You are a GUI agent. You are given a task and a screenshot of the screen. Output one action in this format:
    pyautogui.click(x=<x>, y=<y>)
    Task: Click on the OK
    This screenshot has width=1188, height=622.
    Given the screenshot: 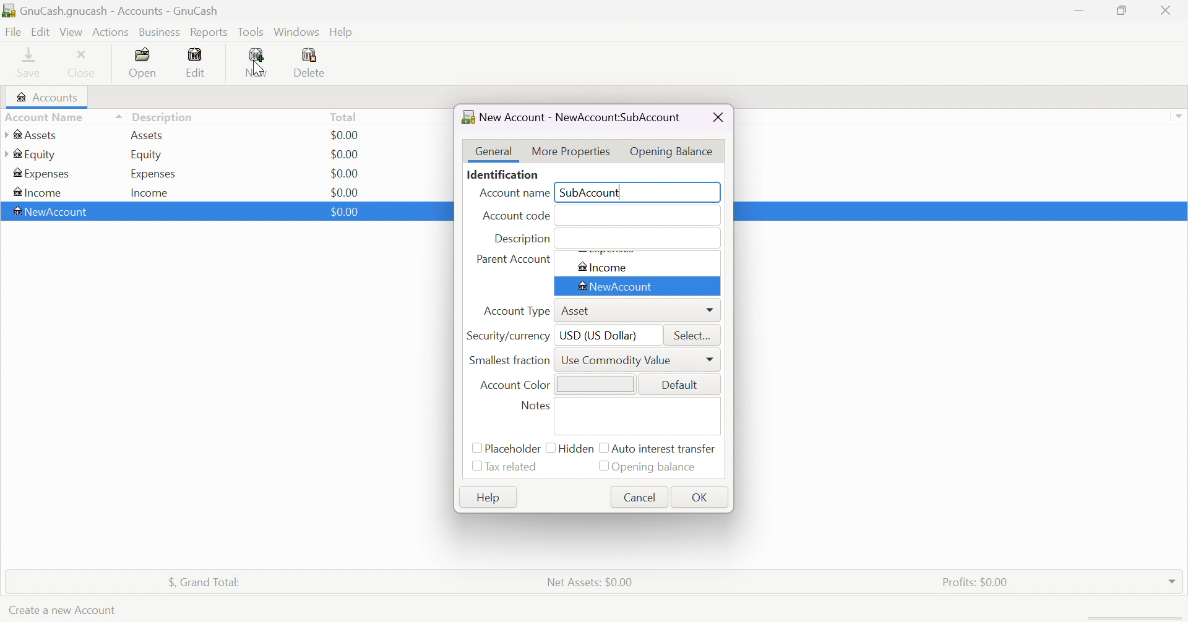 What is the action you would take?
    pyautogui.click(x=699, y=498)
    